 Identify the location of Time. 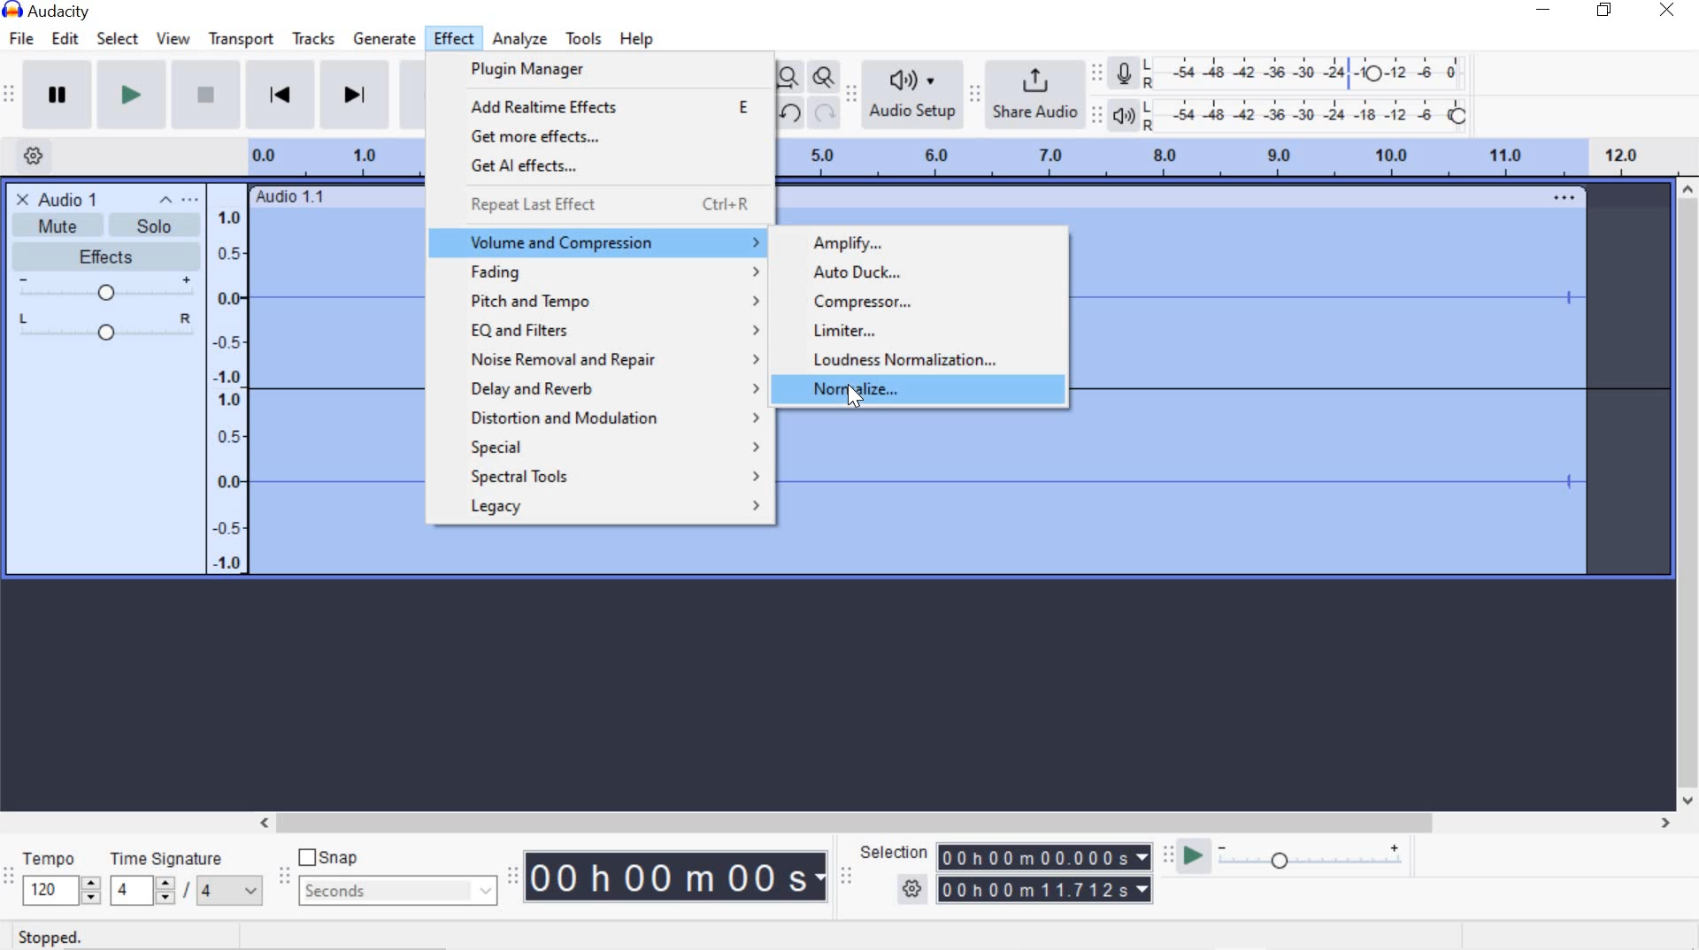
(678, 878).